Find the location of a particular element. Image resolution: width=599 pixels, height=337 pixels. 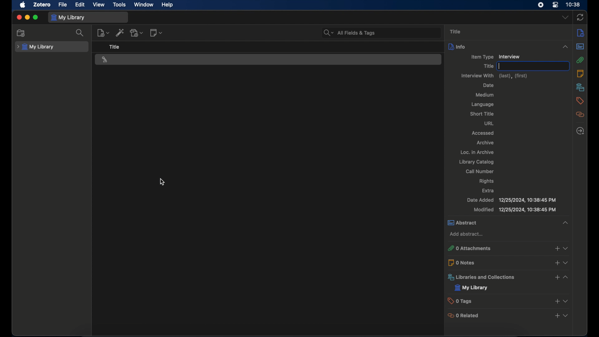

view is located at coordinates (567, 248).